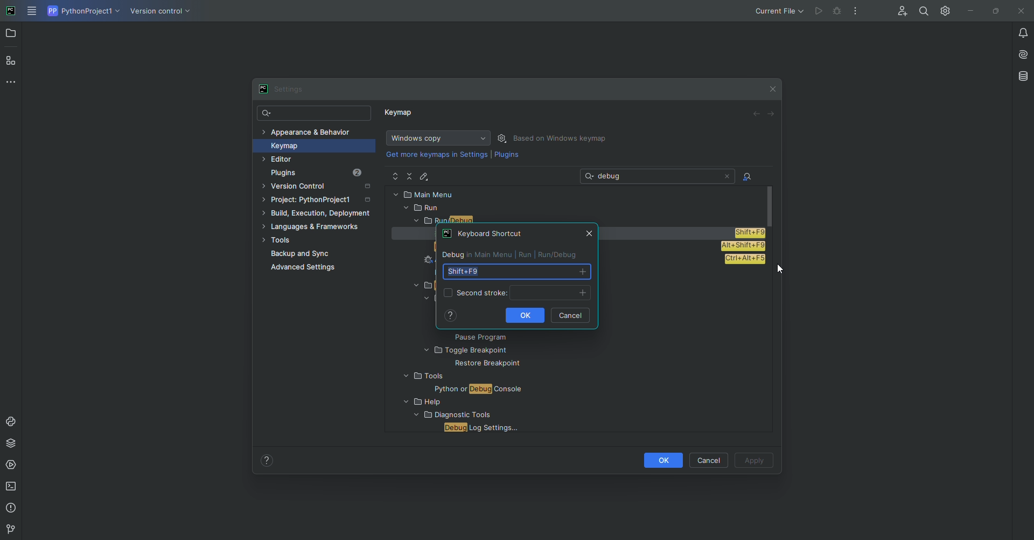 This screenshot has height=540, width=1034. What do you see at coordinates (324, 173) in the screenshot?
I see `Plugins` at bounding box center [324, 173].